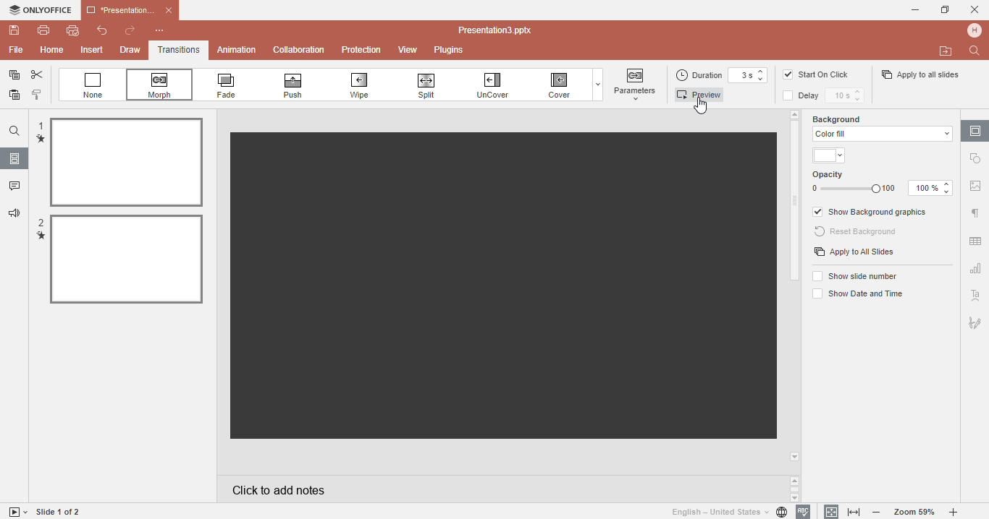 The width and height of the screenshot is (989, 519). I want to click on Table setting, so click(976, 239).